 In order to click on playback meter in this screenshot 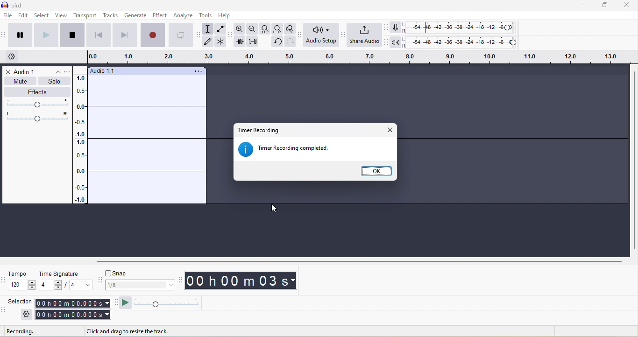, I will do `click(396, 44)`.